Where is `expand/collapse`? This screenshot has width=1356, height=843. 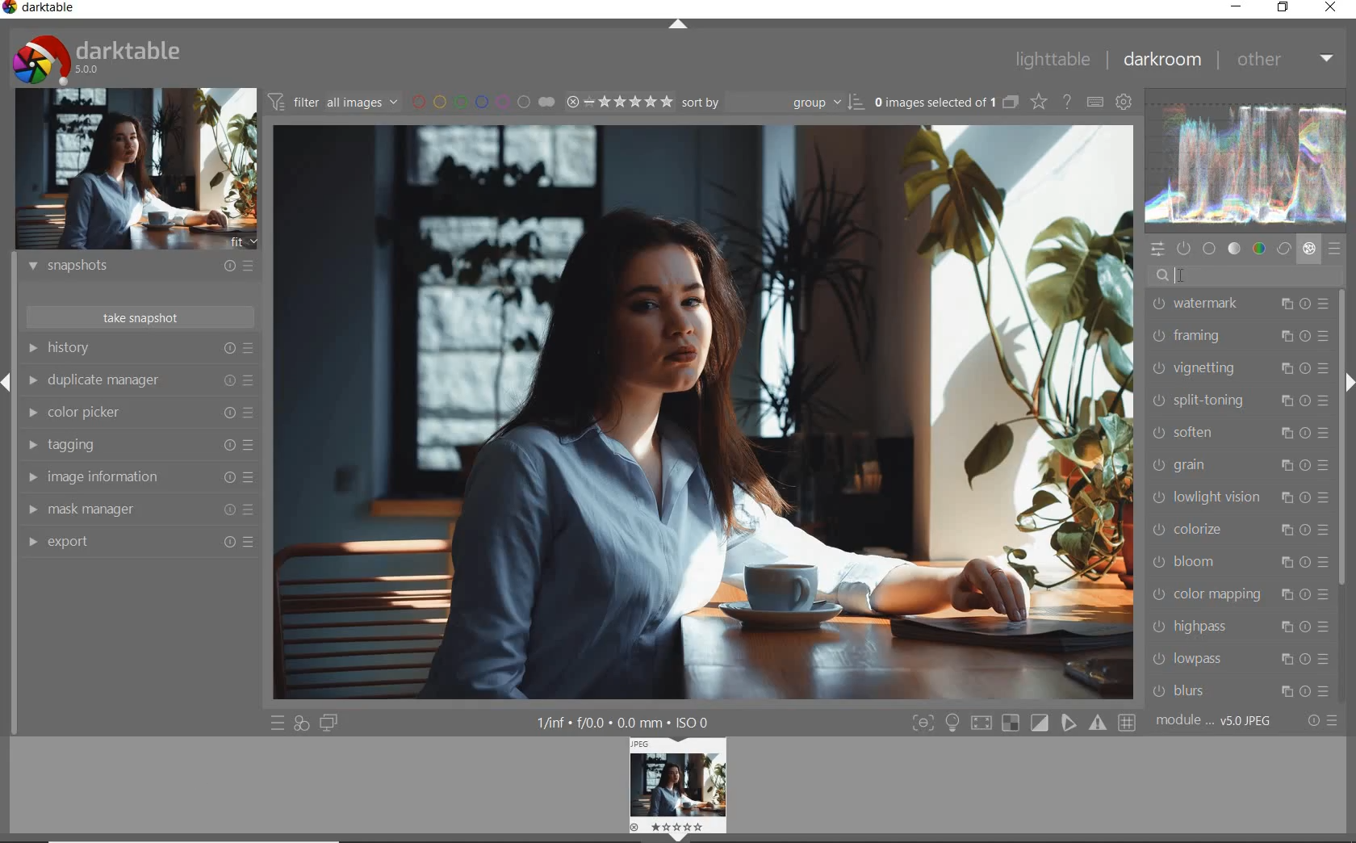 expand/collapse is located at coordinates (677, 23).